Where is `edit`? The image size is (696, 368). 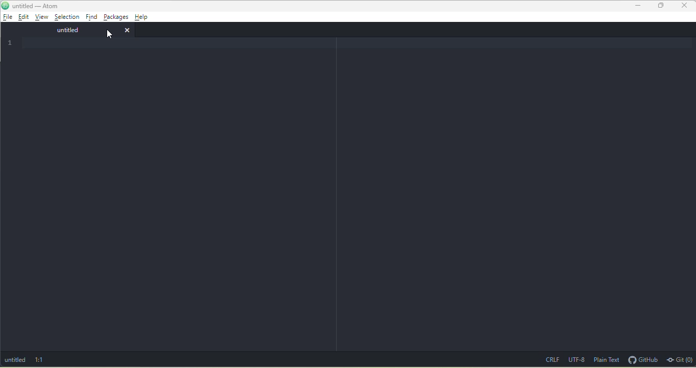 edit is located at coordinates (26, 18).